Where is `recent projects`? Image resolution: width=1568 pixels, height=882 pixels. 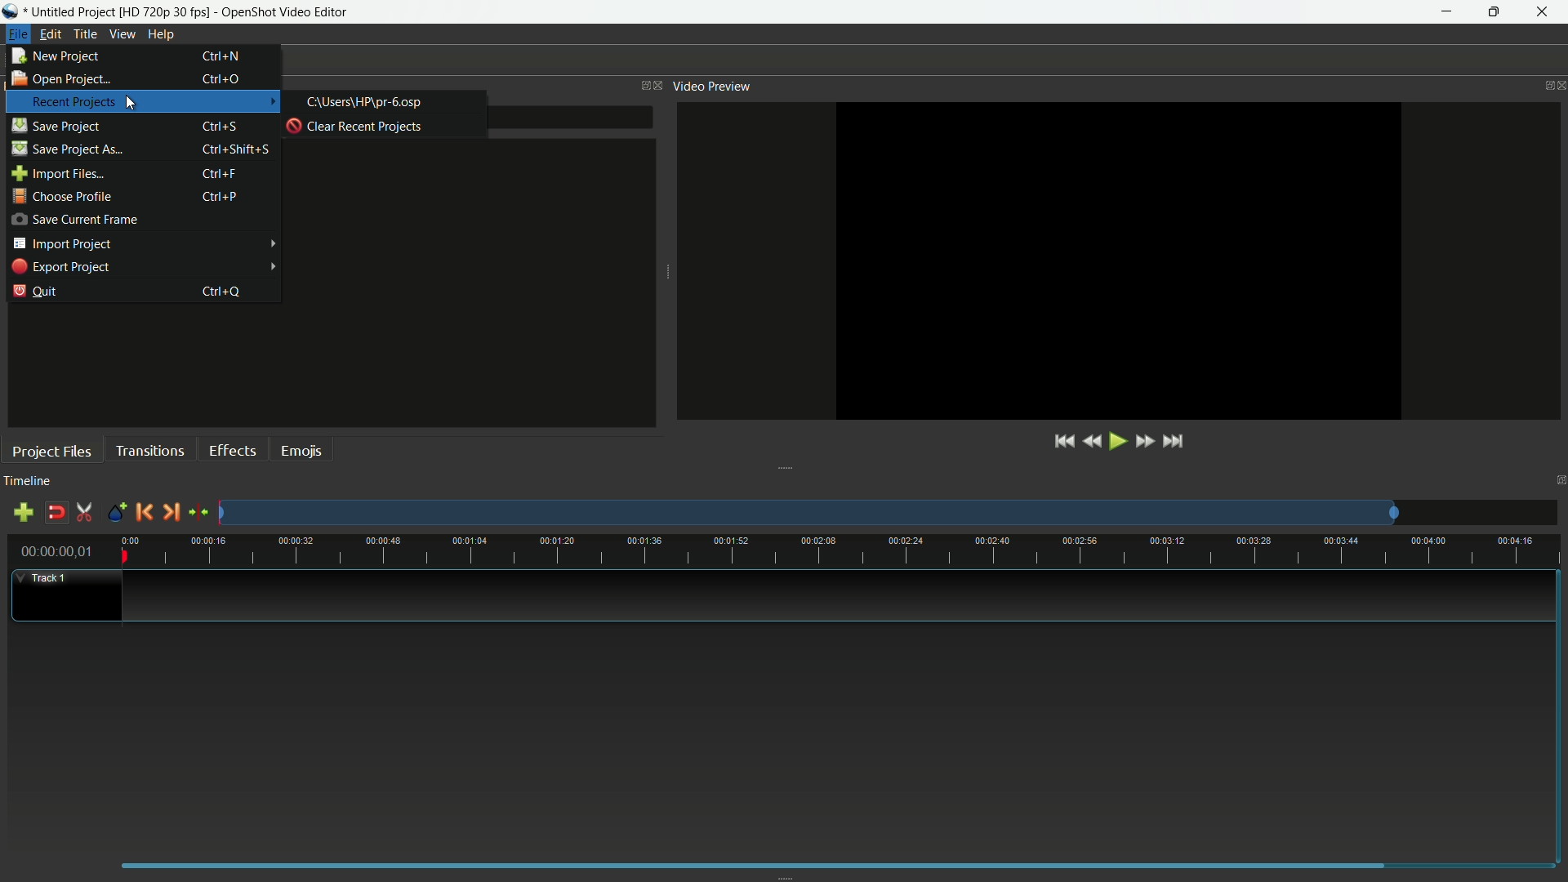 recent projects is located at coordinates (73, 102).